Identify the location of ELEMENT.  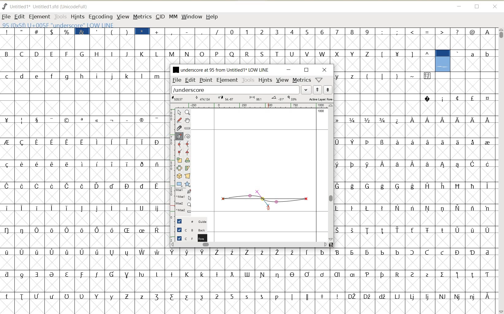
(227, 80).